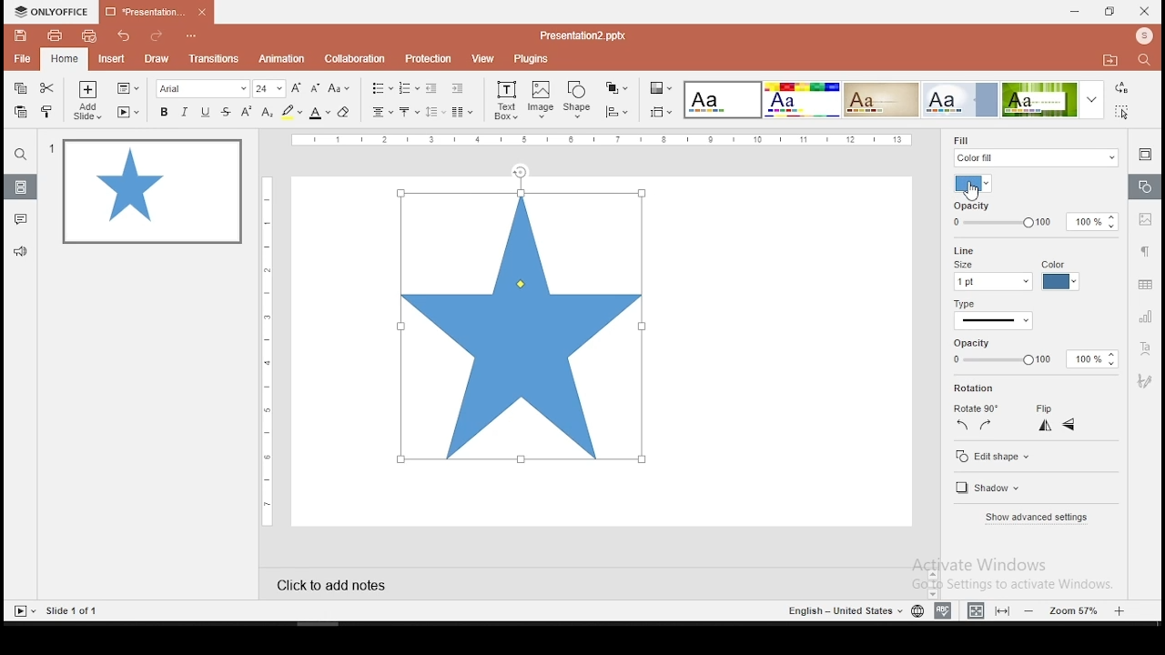 The height and width of the screenshot is (655, 1165). I want to click on protection, so click(426, 59).